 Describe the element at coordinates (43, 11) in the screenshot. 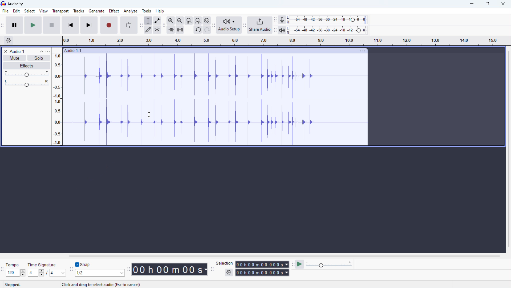

I see `view` at that location.